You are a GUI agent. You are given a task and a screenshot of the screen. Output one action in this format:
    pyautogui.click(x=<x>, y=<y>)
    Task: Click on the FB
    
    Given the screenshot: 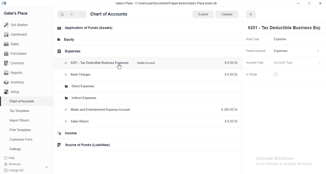 What is the action you would take?
    pyautogui.click(x=7, y=3)
    